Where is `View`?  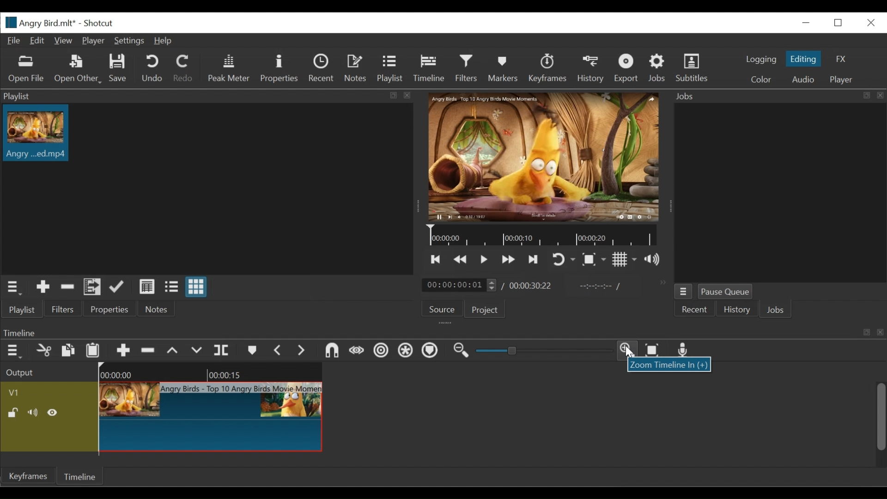 View is located at coordinates (64, 41).